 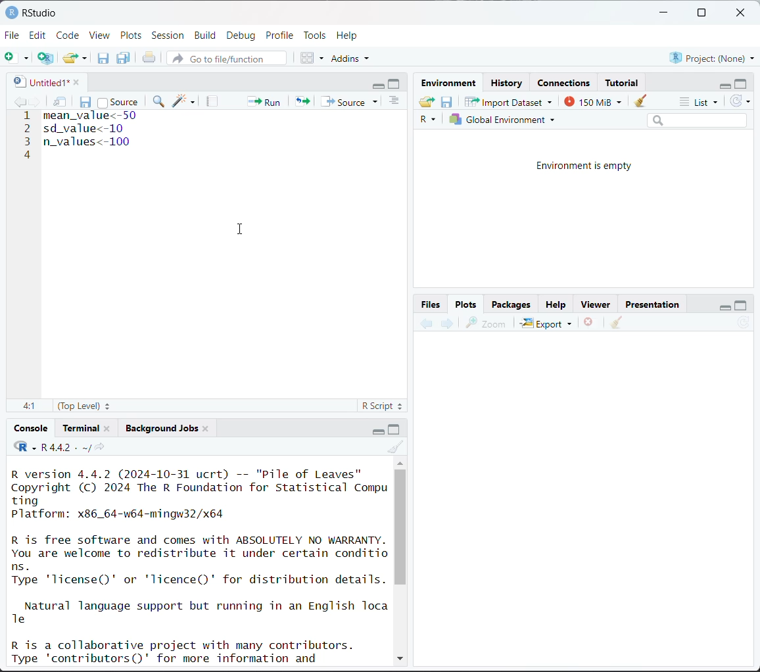 What do you see at coordinates (281, 34) in the screenshot?
I see `Profile` at bounding box center [281, 34].